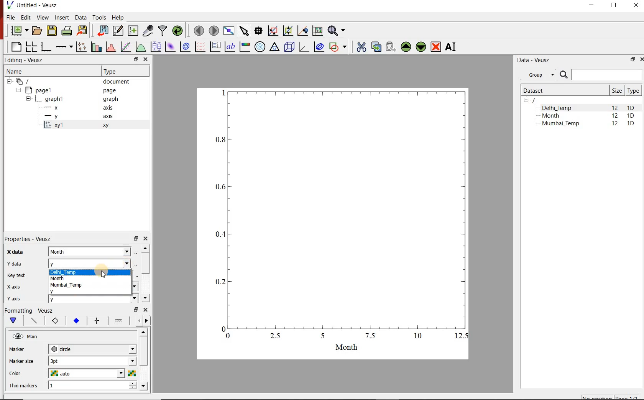 The width and height of the screenshot is (644, 400). What do you see at coordinates (319, 47) in the screenshot?
I see `plot covariance ellipses` at bounding box center [319, 47].